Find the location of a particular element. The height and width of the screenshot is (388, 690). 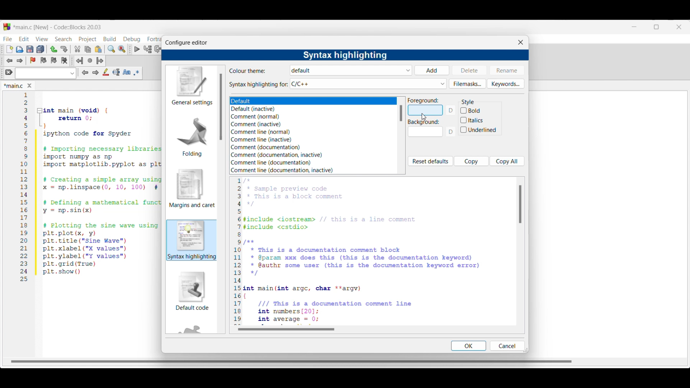

Close interface is located at coordinates (679, 27).